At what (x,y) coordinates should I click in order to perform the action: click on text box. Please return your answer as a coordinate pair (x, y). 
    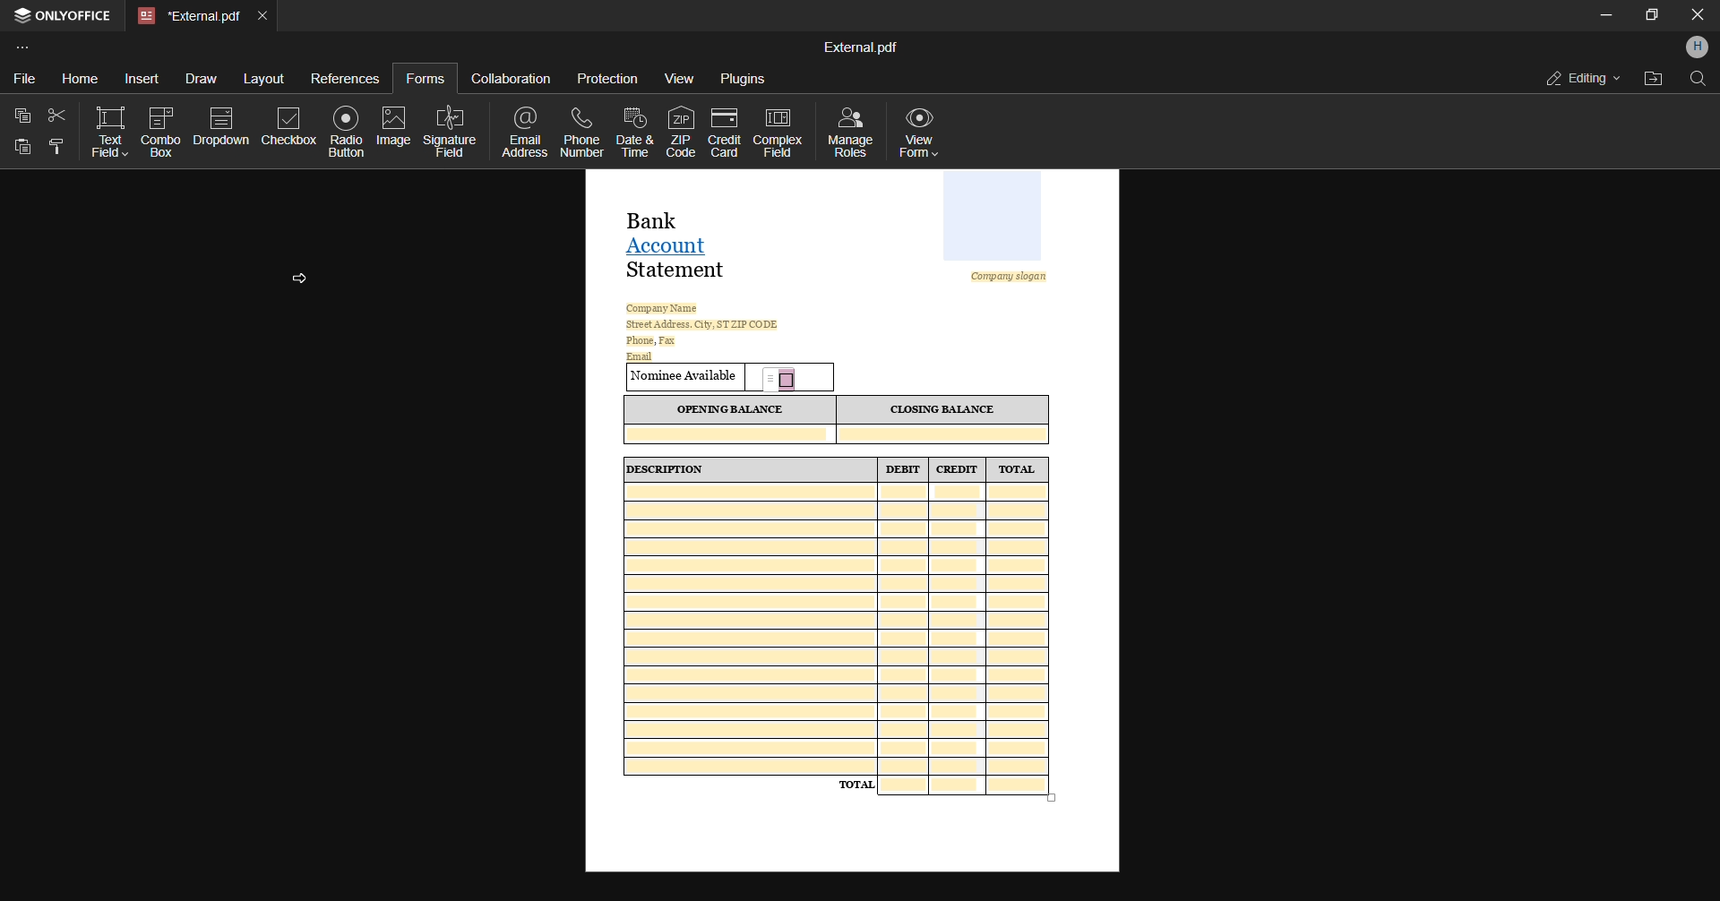
    Looking at the image, I should click on (107, 133).